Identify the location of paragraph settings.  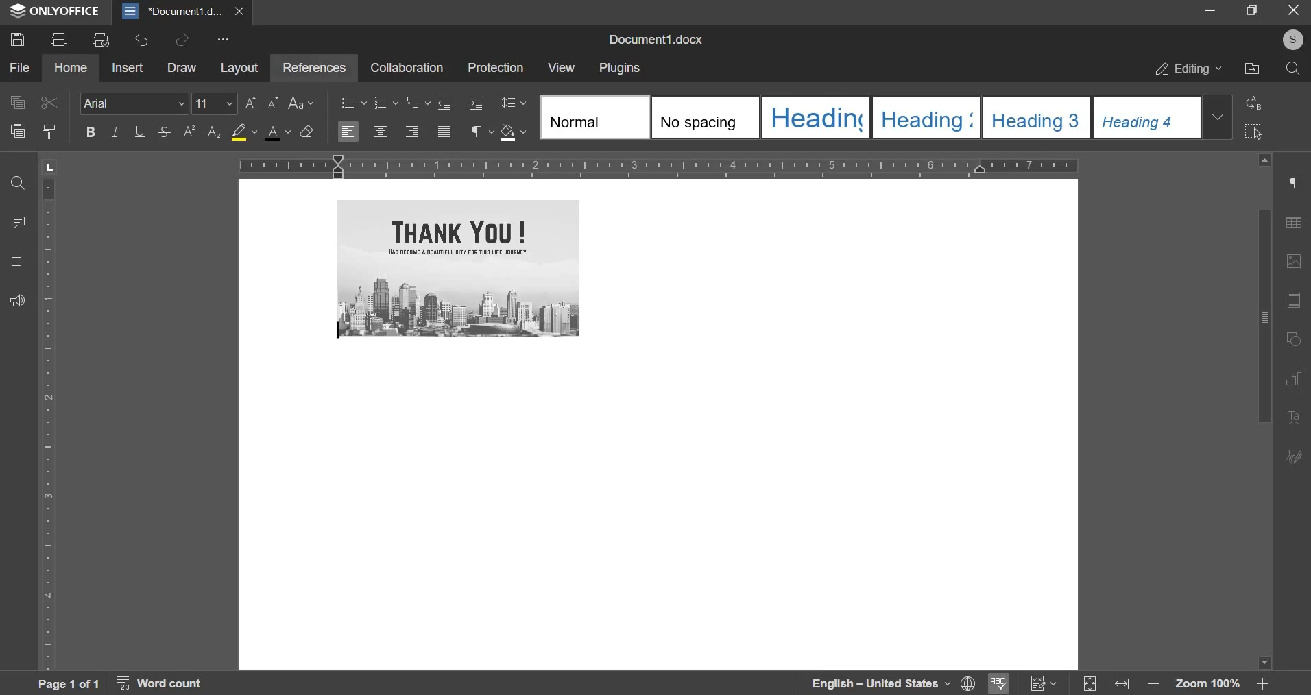
(477, 130).